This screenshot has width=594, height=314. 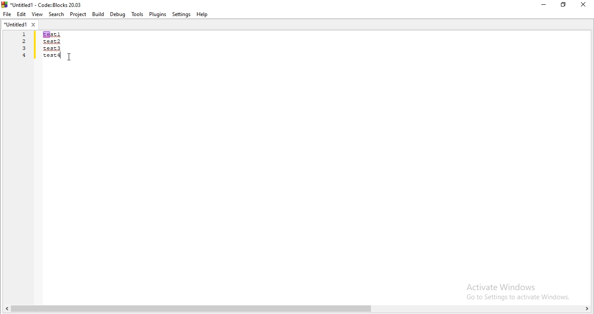 I want to click on Serial number 1, 2,3,4, so click(x=24, y=46).